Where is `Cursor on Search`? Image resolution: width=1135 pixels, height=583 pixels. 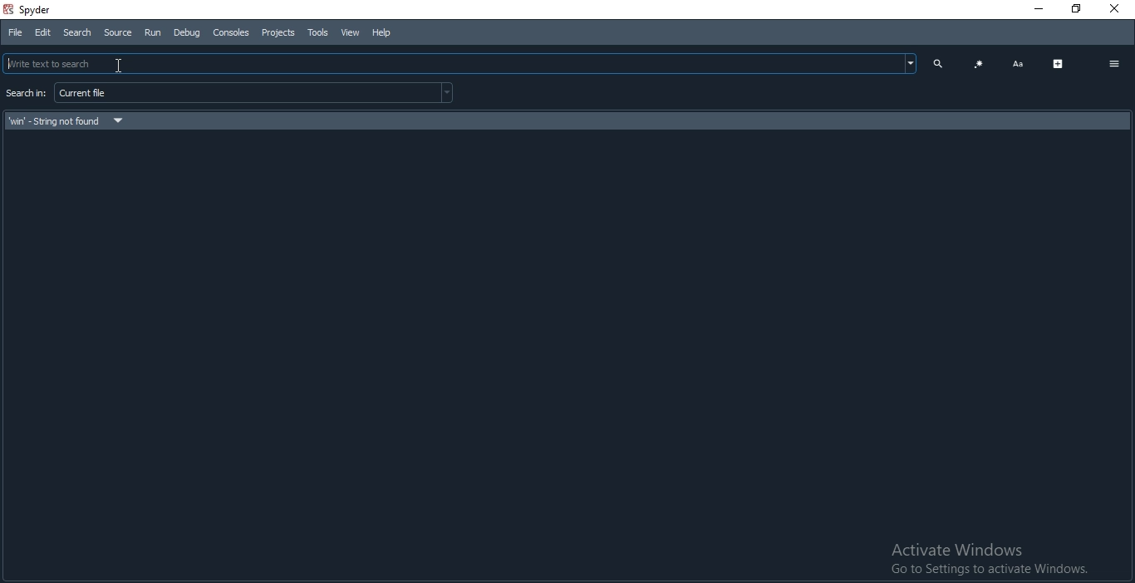
Cursor on Search is located at coordinates (119, 66).